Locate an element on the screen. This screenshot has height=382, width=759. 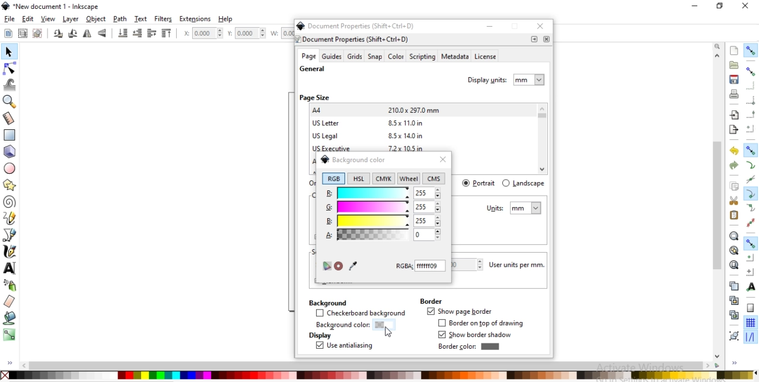
fill bounded areas is located at coordinates (9, 318).